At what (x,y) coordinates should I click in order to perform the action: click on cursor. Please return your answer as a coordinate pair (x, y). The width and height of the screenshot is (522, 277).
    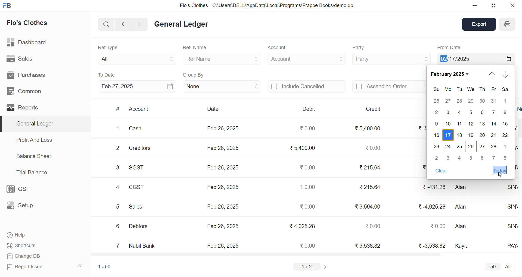
    Looking at the image, I should click on (501, 175).